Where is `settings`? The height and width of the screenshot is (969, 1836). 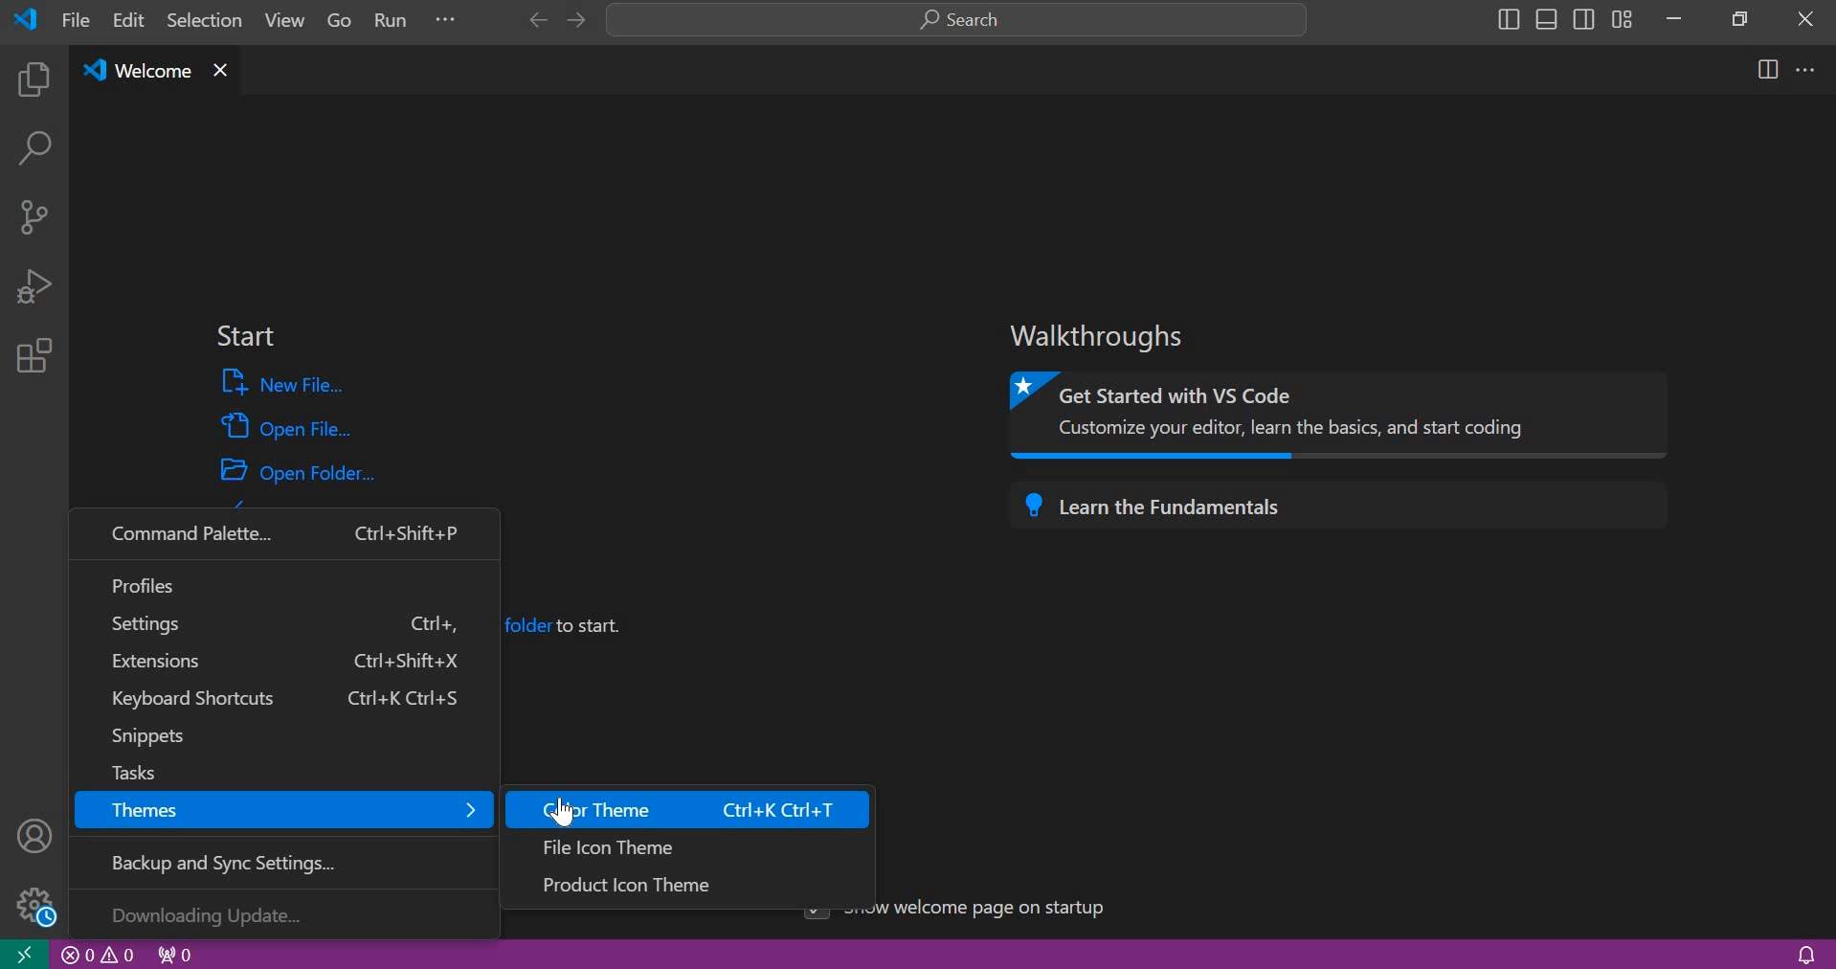 settings is located at coordinates (285, 623).